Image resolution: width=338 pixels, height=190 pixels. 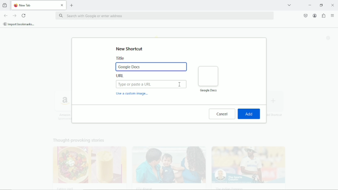 I want to click on Title: Google Docs, so click(x=151, y=63).